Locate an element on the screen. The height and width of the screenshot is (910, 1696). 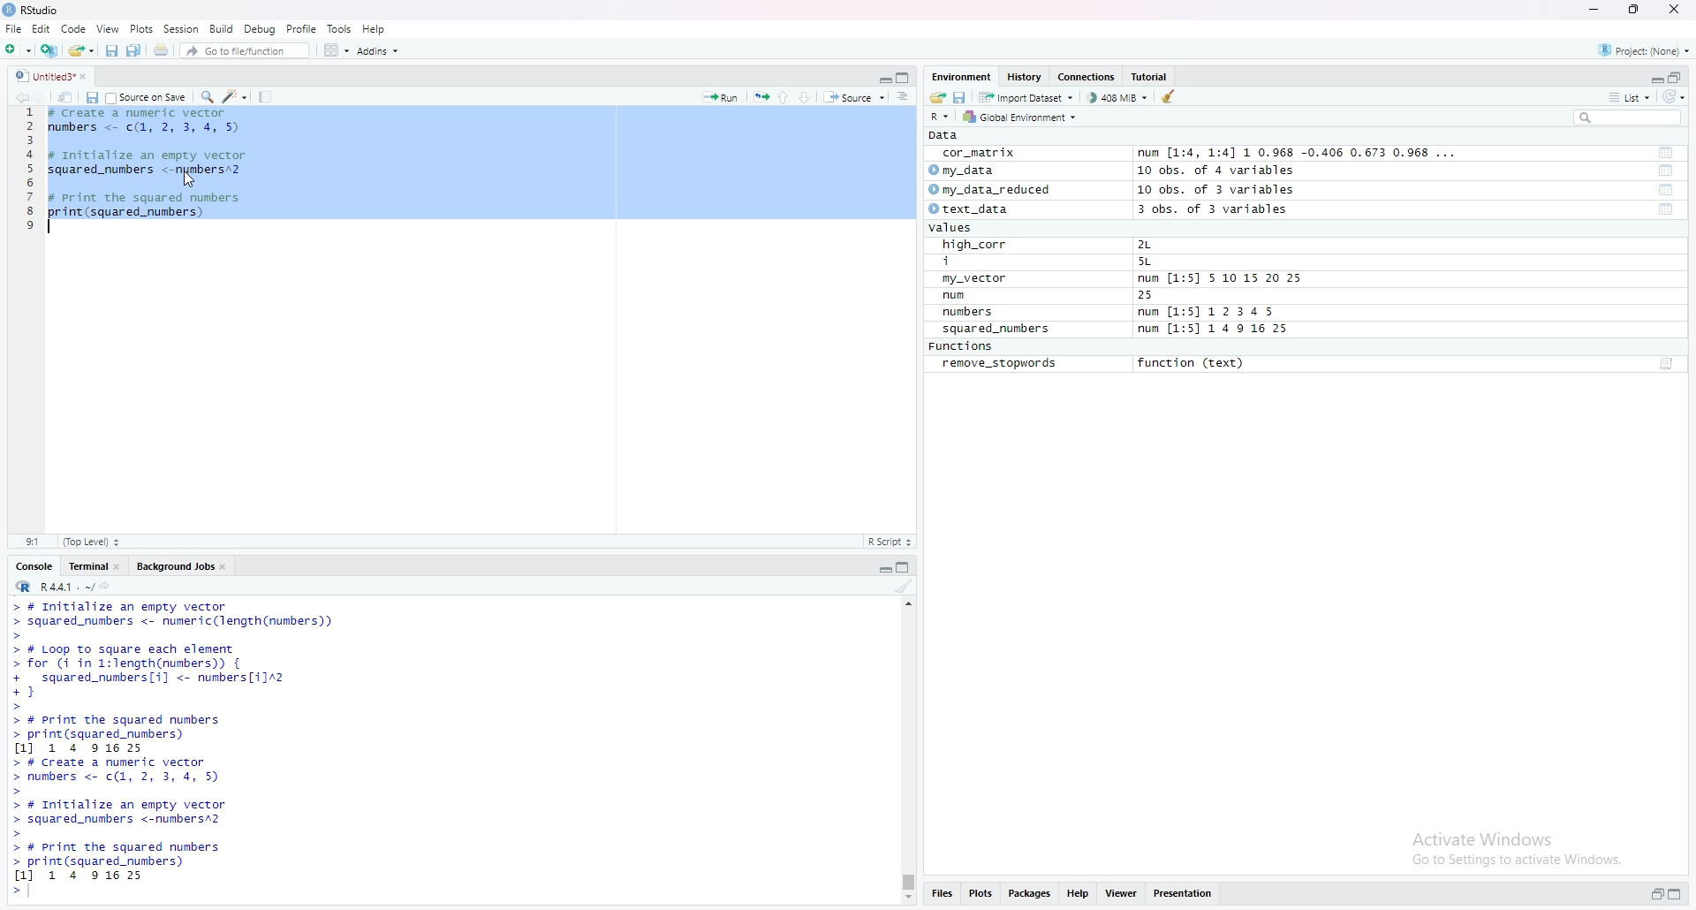
R 4.4.1 ~/ is located at coordinates (51, 585).